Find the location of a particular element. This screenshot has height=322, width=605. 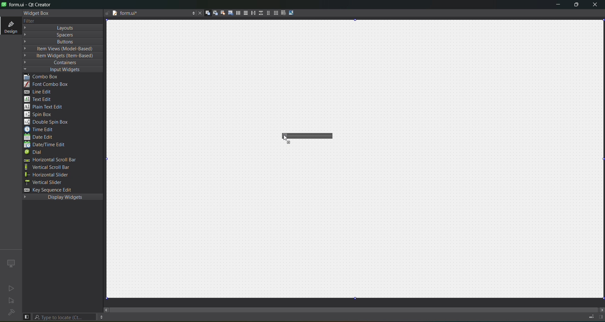

layout in a form is located at coordinates (269, 13).